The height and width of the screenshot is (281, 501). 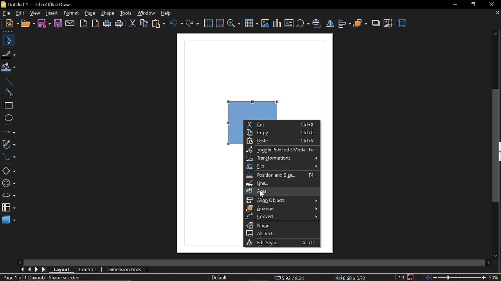 I want to click on undo, so click(x=176, y=24).